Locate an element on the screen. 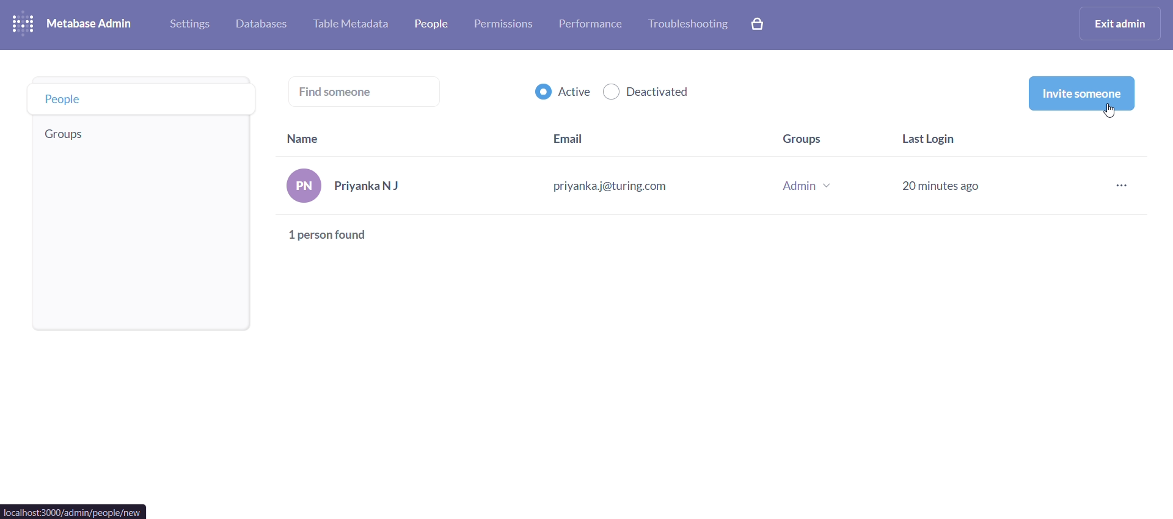 The image size is (1173, 519).  PriyankaNJ priyanka j@turing.com Admin v 20 minutes ago is located at coordinates (638, 185).